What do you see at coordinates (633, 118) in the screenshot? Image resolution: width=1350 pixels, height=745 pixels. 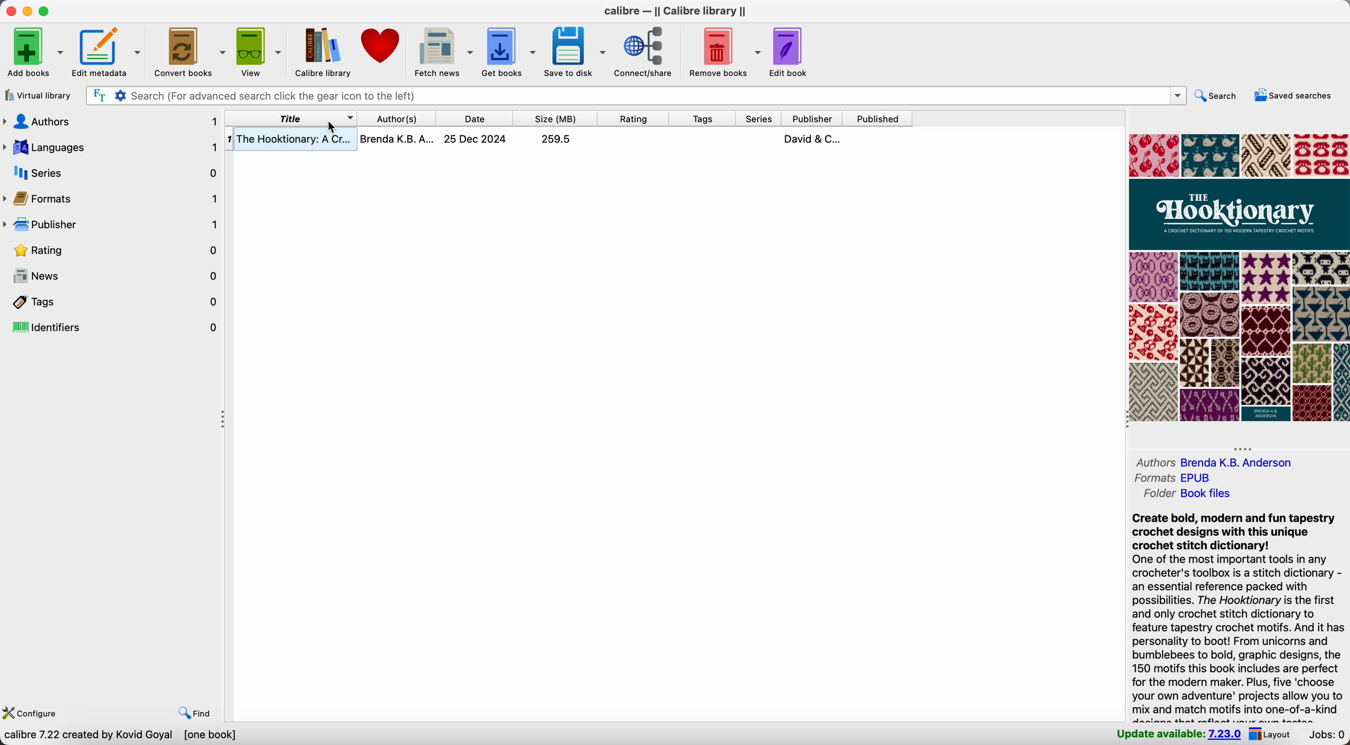 I see `rating` at bounding box center [633, 118].